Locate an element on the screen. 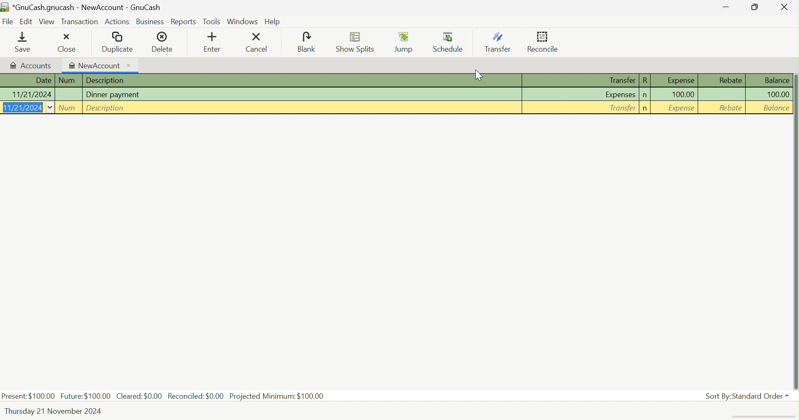 The image size is (799, 420). NewAccount is located at coordinates (100, 65).